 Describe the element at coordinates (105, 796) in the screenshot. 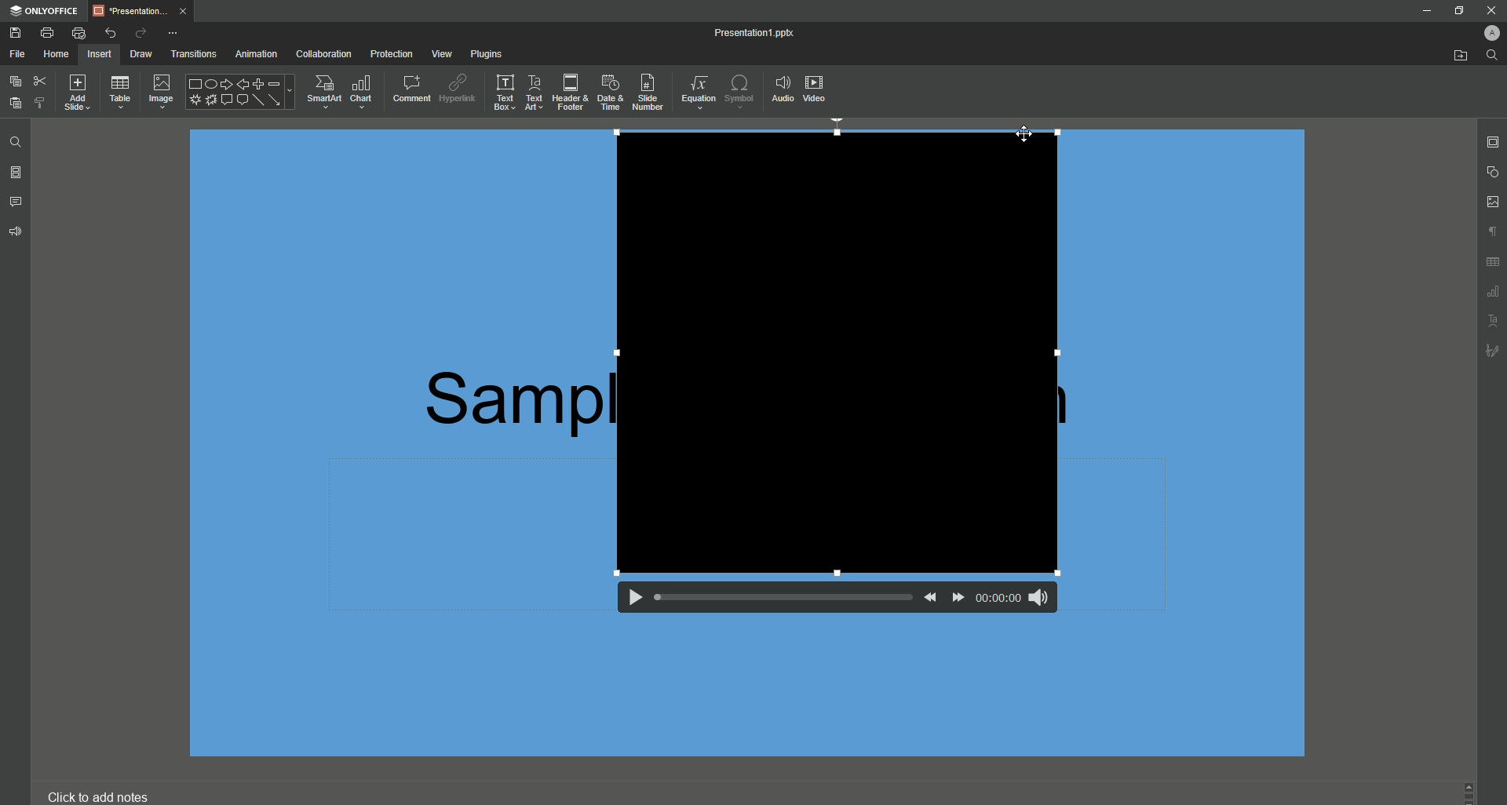

I see `Click to add notes` at that location.